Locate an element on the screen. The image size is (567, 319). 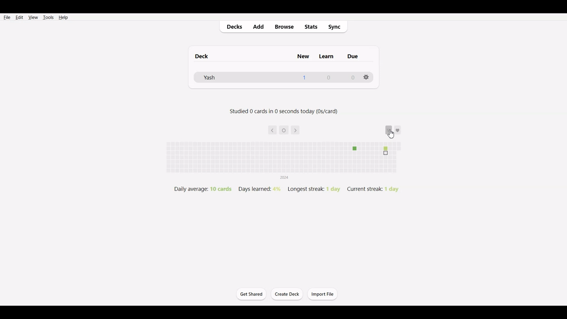
File review is located at coordinates (282, 158).